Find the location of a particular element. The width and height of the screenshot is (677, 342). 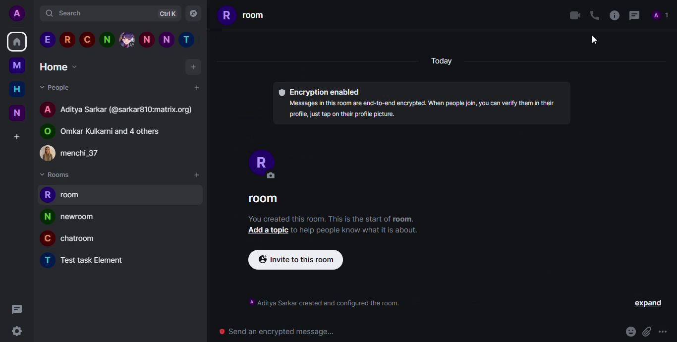

voice call is located at coordinates (593, 15).